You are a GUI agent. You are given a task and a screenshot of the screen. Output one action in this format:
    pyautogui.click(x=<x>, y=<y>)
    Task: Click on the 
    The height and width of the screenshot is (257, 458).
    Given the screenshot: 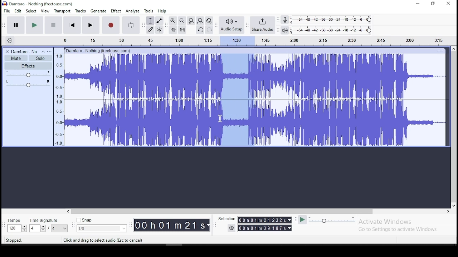 What is the action you would take?
    pyautogui.click(x=99, y=50)
    